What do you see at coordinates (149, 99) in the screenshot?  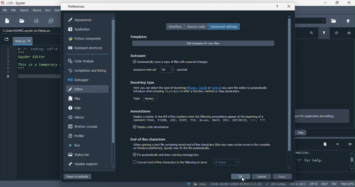 I see `type` at bounding box center [149, 99].